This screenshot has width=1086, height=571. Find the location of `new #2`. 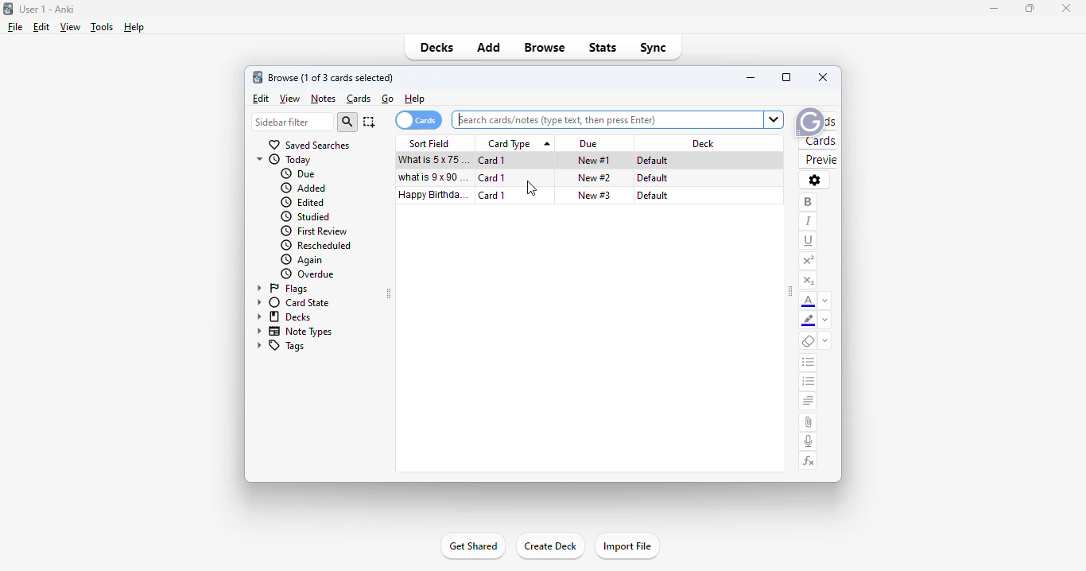

new #2 is located at coordinates (596, 177).